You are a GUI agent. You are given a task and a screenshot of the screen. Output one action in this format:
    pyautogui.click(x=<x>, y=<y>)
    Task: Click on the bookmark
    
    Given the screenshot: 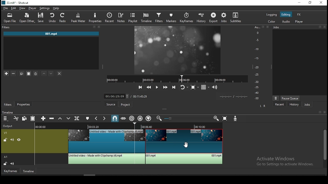 What is the action you would take?
    pyautogui.click(x=319, y=112)
    